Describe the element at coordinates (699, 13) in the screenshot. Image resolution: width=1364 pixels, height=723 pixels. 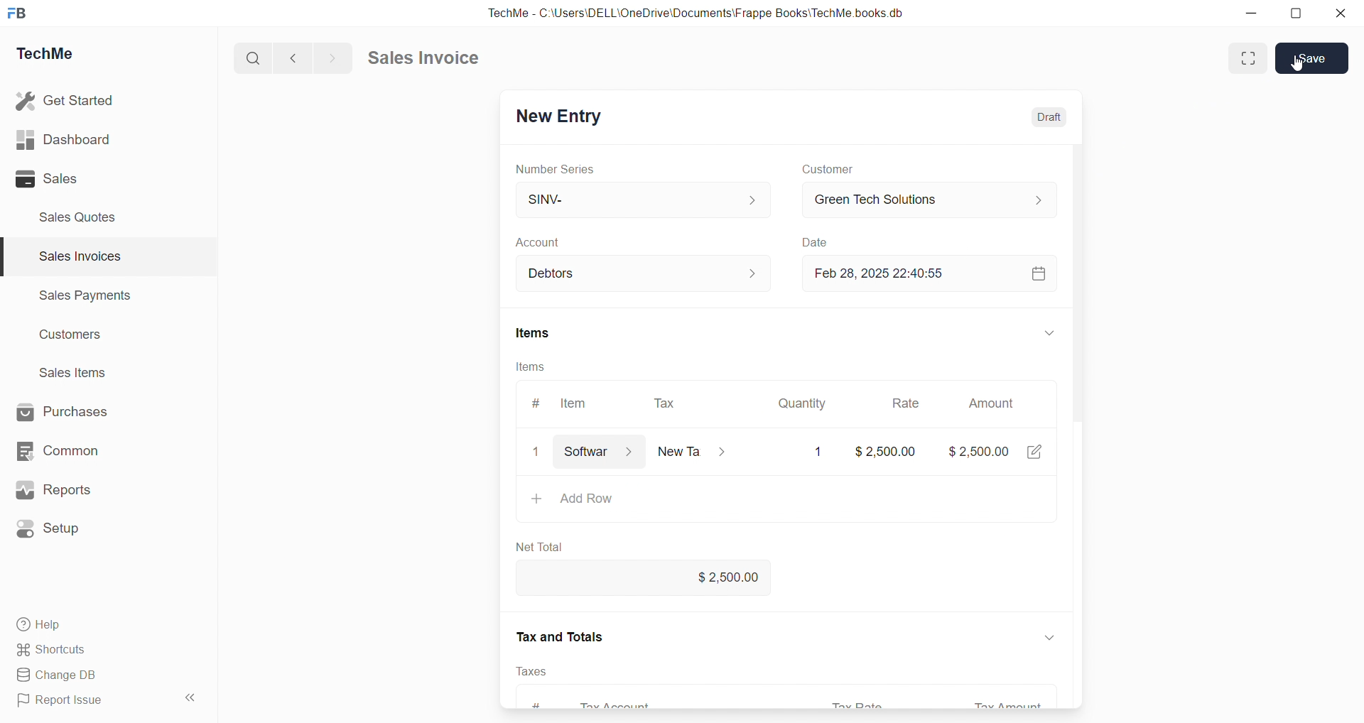
I see `TechMe - C:\Users\DELL\OneDrive\Documents\Frappe Books'TechMe books db` at that location.